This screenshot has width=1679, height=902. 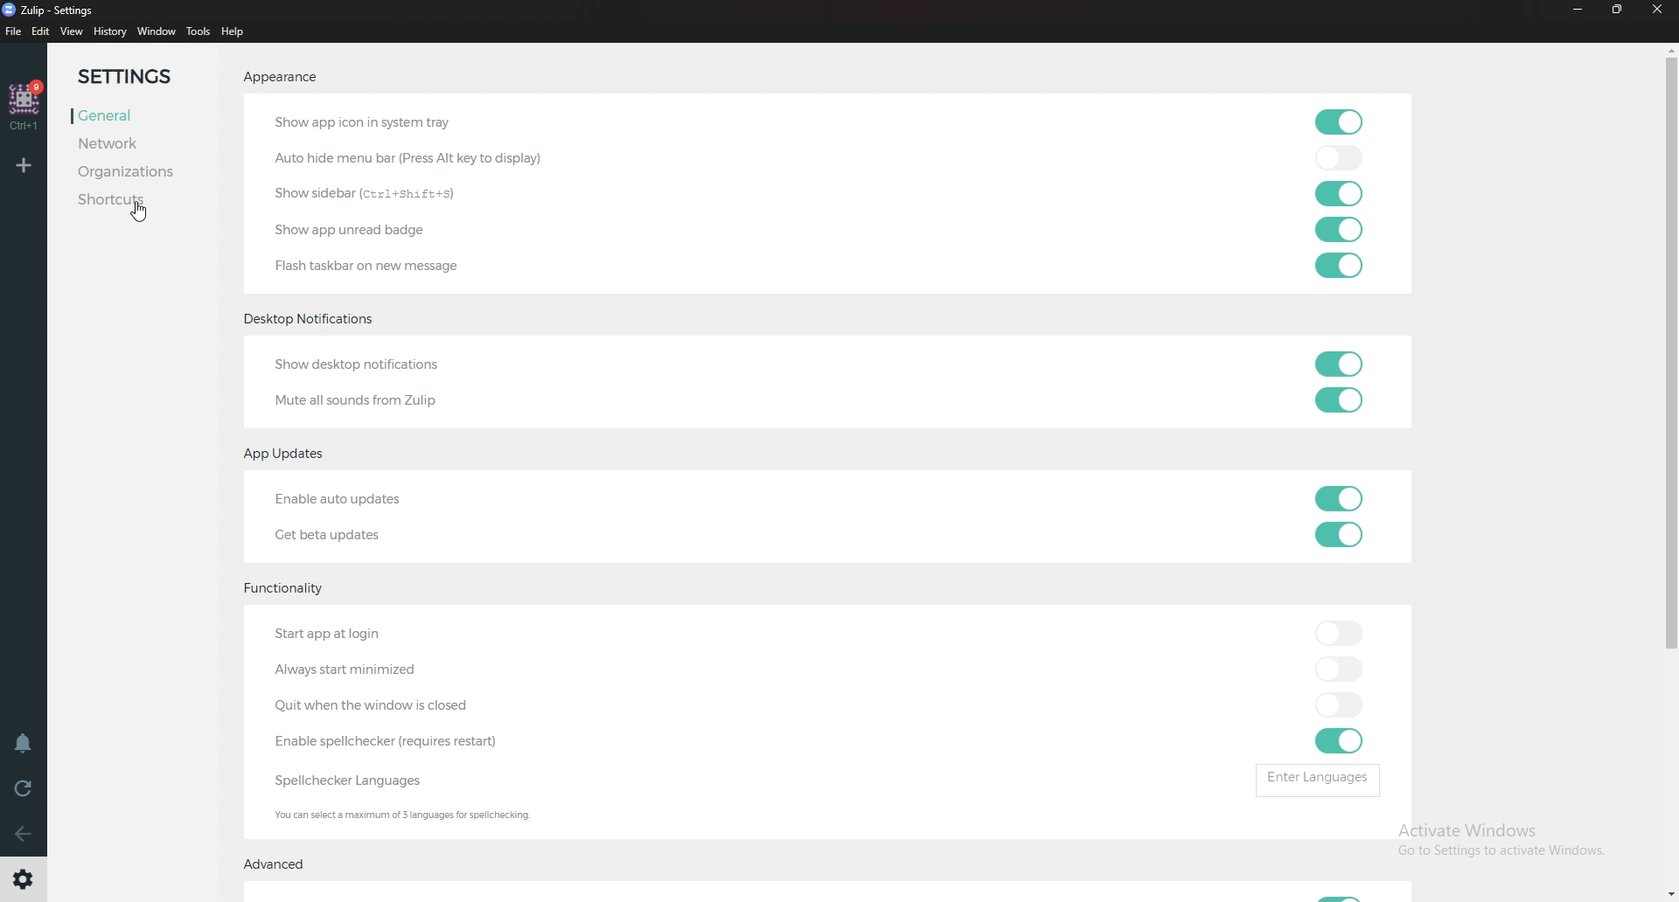 I want to click on Advanced, so click(x=283, y=866).